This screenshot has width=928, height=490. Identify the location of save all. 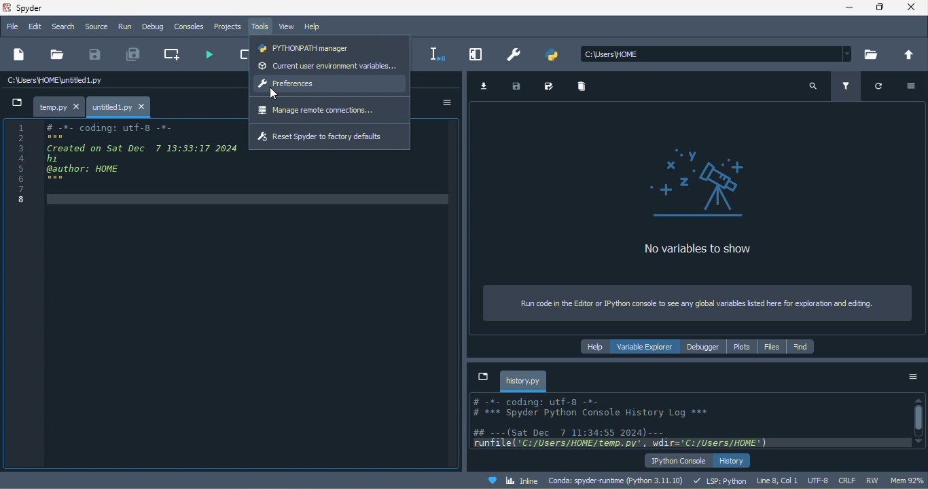
(137, 54).